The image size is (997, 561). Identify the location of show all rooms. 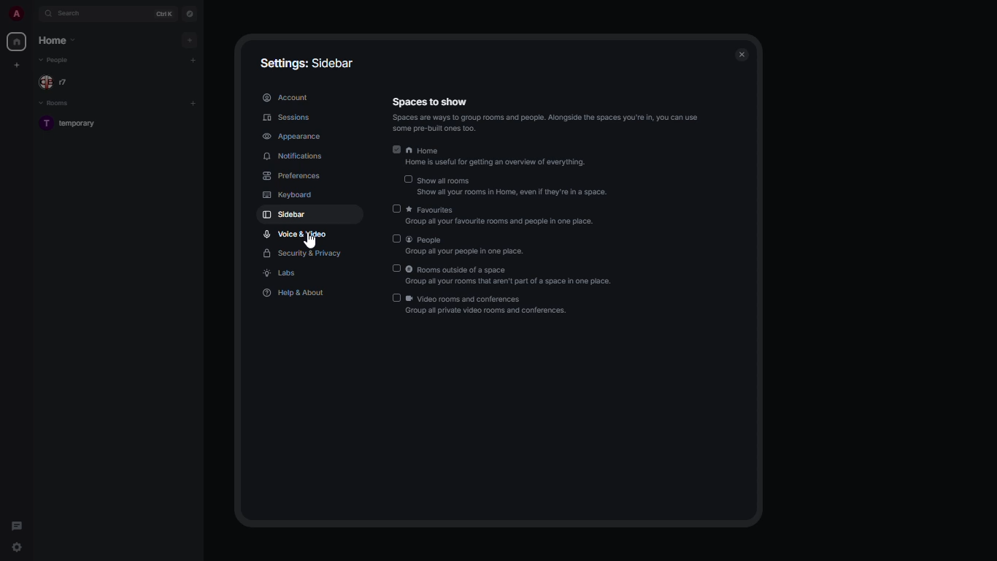
(512, 187).